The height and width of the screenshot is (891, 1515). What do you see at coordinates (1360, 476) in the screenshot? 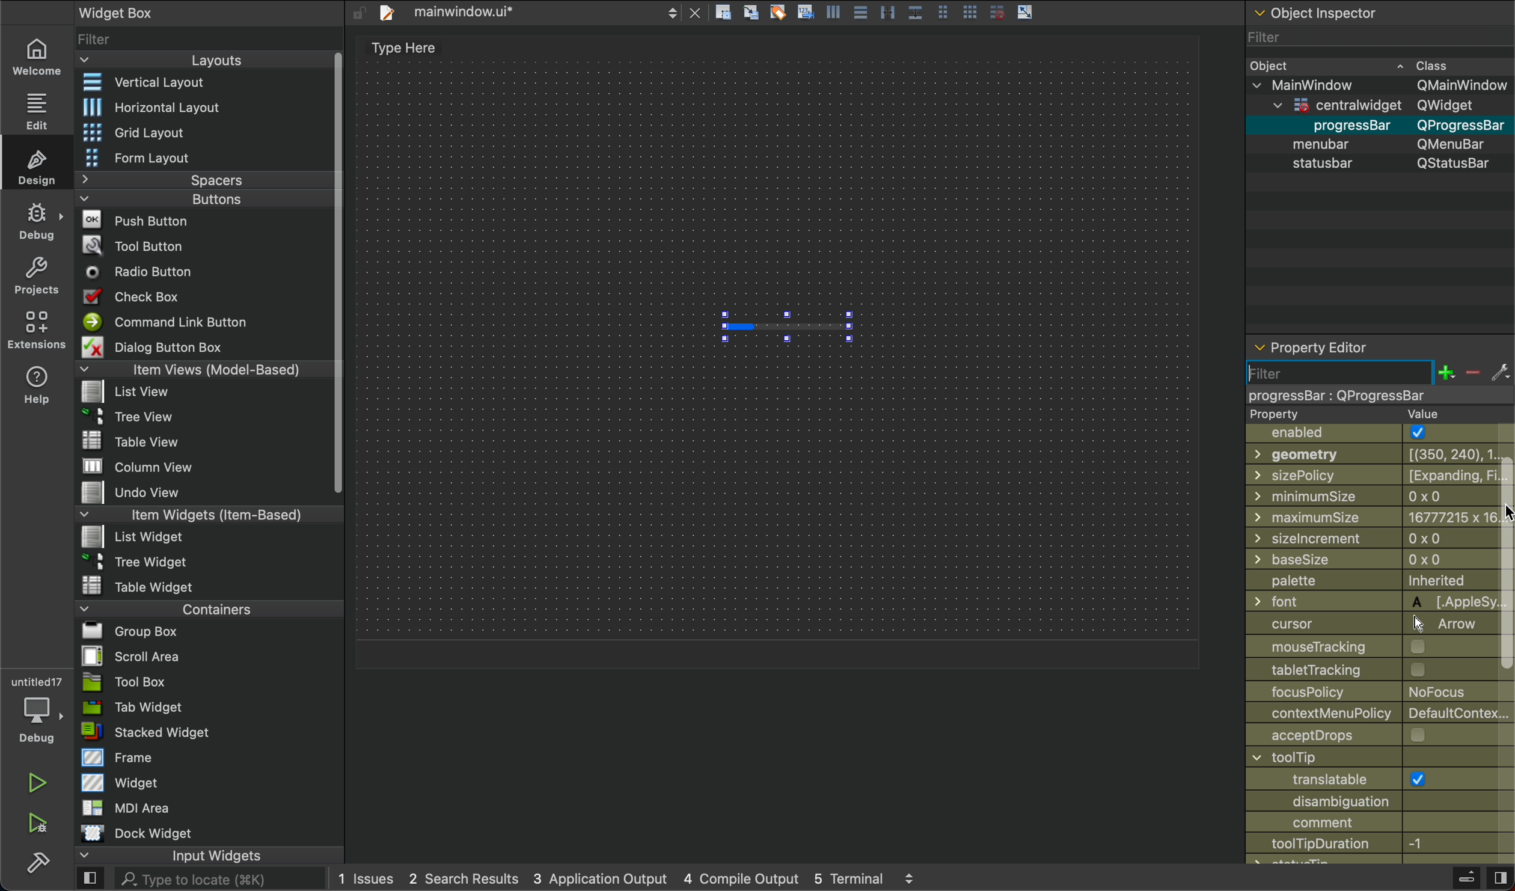
I see `size policy` at bounding box center [1360, 476].